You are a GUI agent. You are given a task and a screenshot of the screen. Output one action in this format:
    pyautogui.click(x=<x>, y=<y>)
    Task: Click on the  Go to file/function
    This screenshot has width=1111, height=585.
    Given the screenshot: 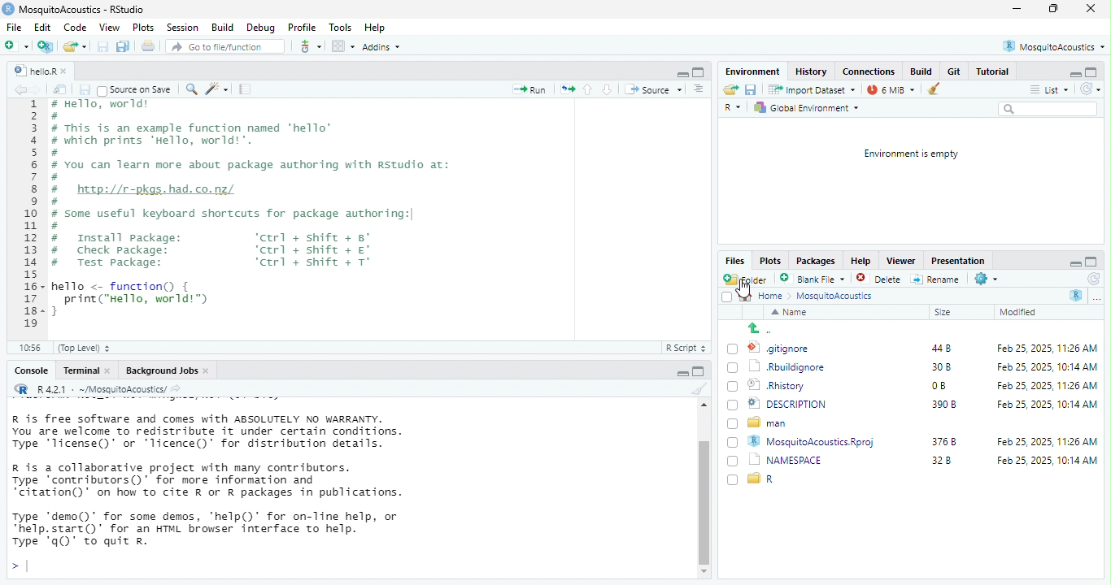 What is the action you would take?
    pyautogui.click(x=224, y=47)
    